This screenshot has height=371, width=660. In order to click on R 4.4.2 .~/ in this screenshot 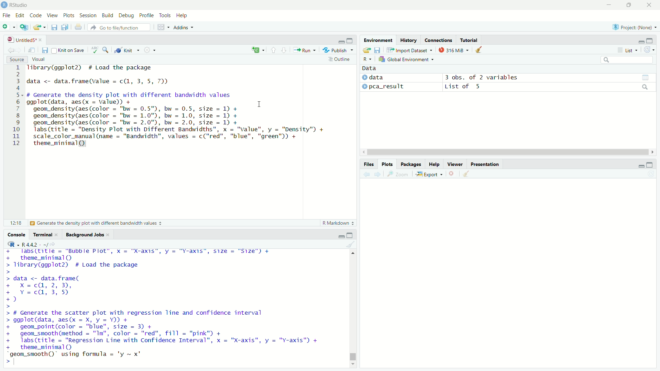, I will do `click(35, 244)`.